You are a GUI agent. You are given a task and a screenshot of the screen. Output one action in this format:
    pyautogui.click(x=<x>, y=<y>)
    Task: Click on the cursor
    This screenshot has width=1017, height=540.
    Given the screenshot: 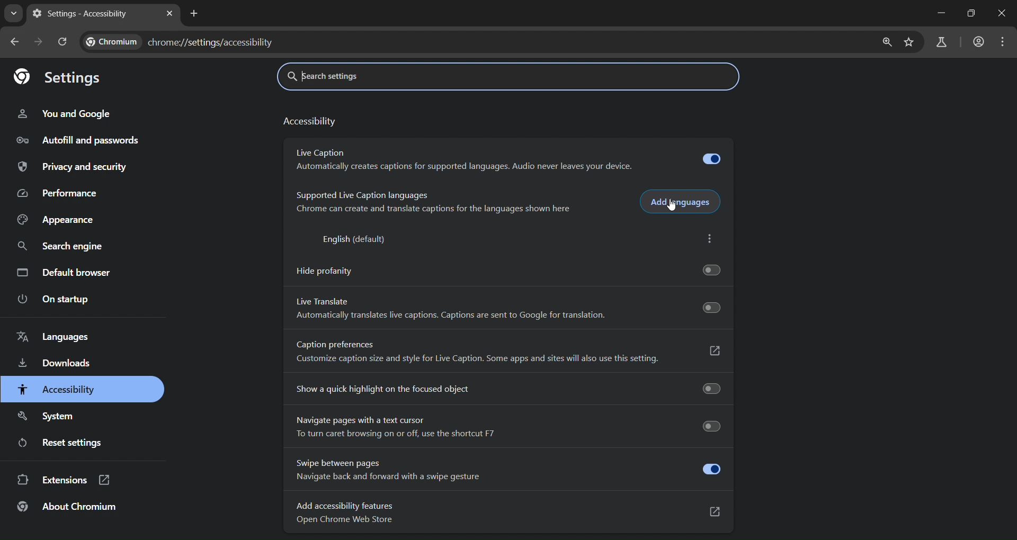 What is the action you would take?
    pyautogui.click(x=673, y=207)
    